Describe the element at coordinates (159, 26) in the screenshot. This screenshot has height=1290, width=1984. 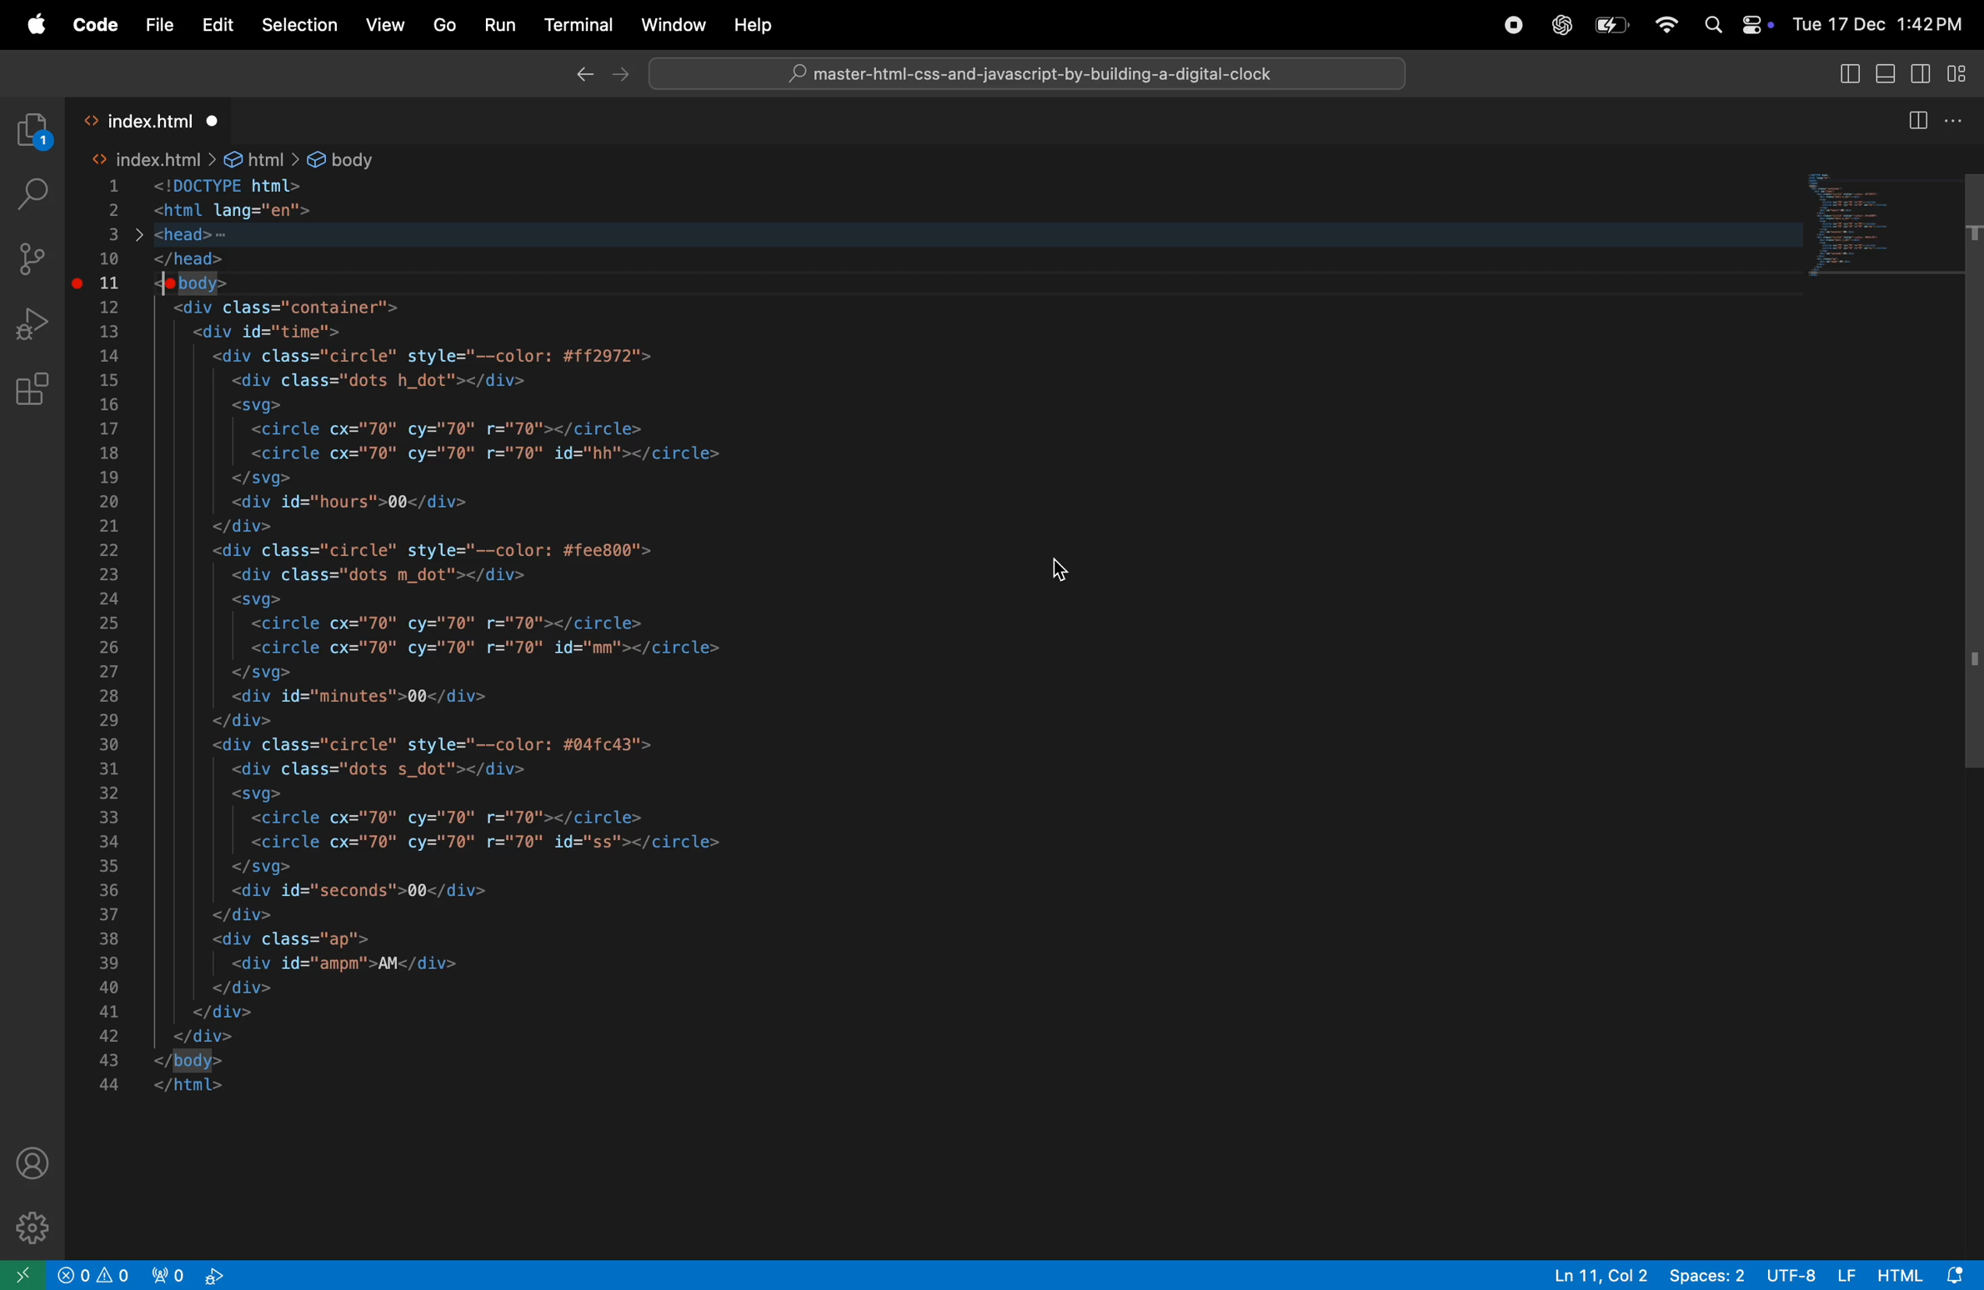
I see `File` at that location.